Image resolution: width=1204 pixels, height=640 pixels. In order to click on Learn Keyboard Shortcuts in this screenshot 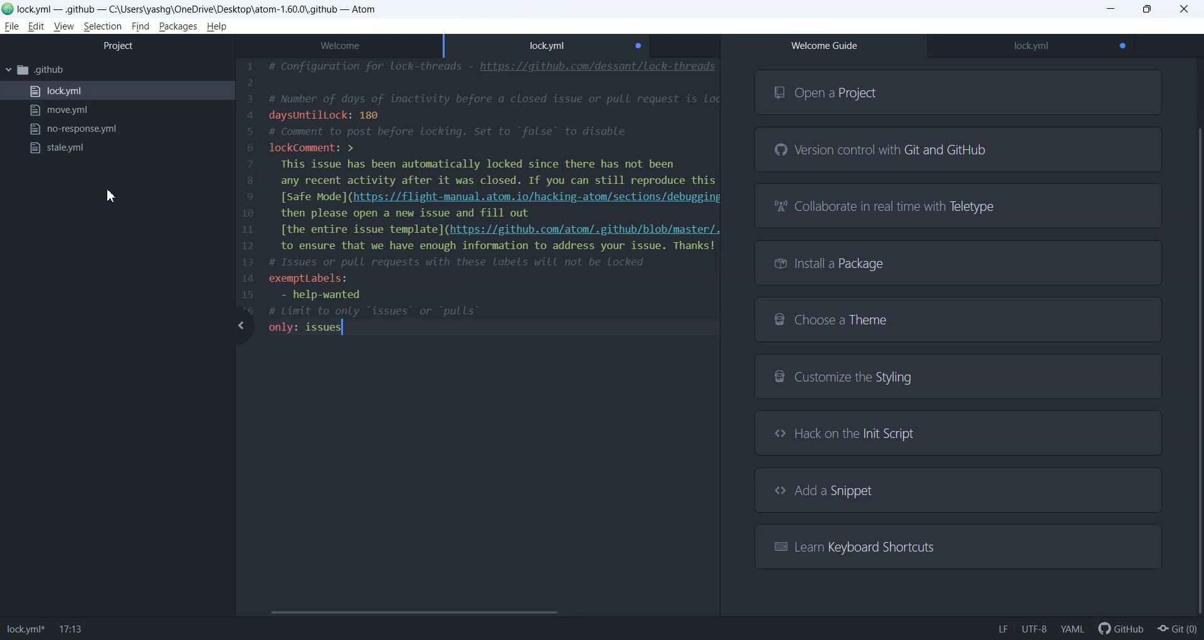, I will do `click(956, 545)`.